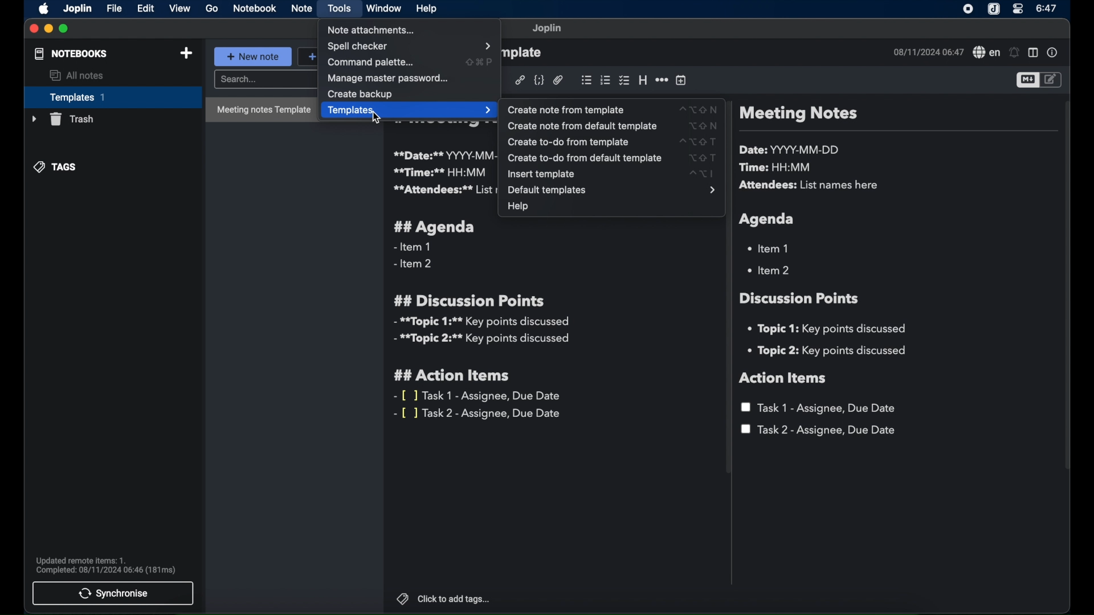 Image resolution: width=1094 pixels, height=615 pixels. Describe the element at coordinates (111, 97) in the screenshot. I see `templates 1` at that location.